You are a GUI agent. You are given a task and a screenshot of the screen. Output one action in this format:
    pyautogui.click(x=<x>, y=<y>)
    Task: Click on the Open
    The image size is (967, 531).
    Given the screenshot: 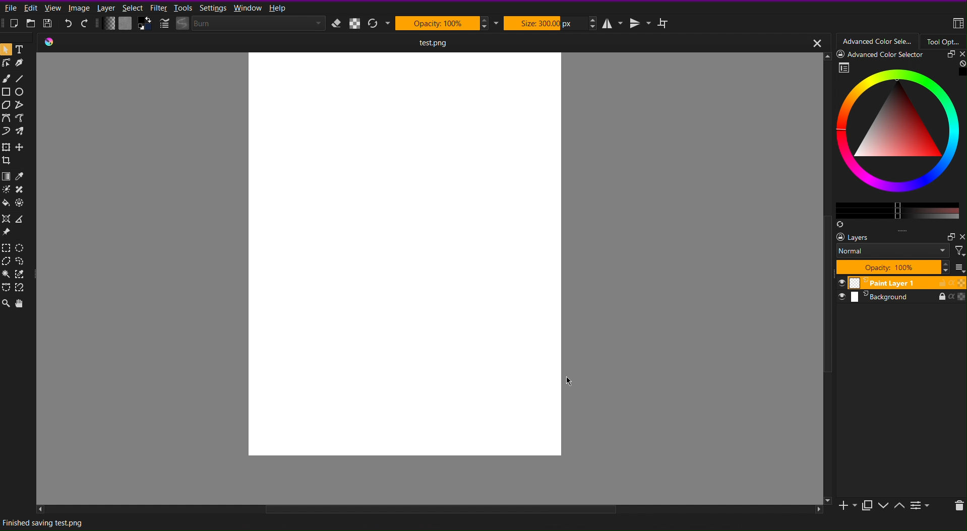 What is the action you would take?
    pyautogui.click(x=32, y=24)
    